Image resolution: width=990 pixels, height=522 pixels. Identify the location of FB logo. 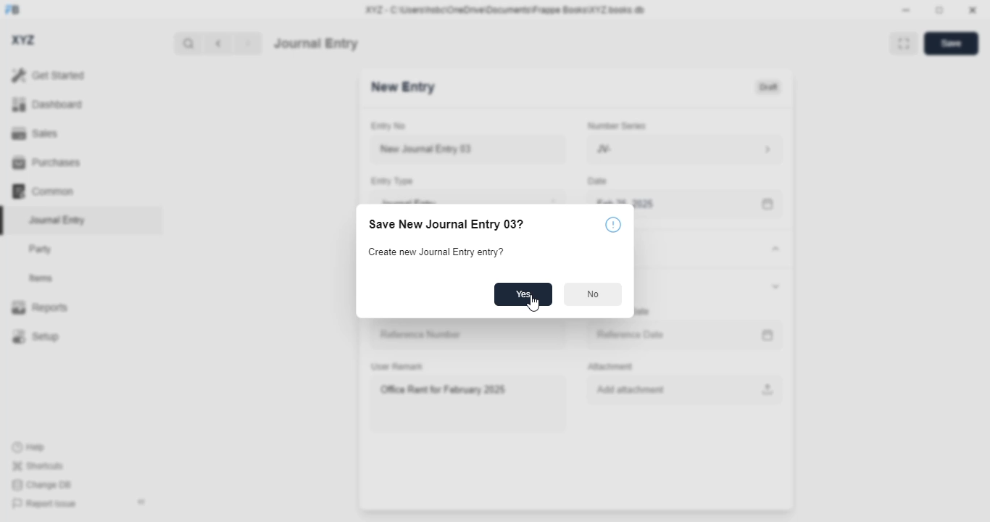
(12, 9).